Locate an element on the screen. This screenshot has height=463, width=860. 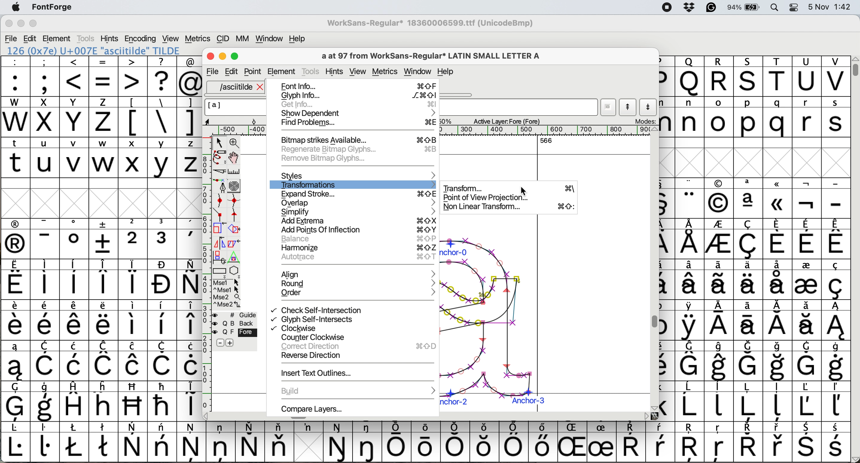
current word list is located at coordinates (609, 108).